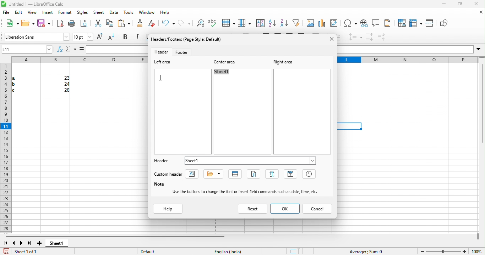 The image size is (485, 255). What do you see at coordinates (329, 40) in the screenshot?
I see `close` at bounding box center [329, 40].